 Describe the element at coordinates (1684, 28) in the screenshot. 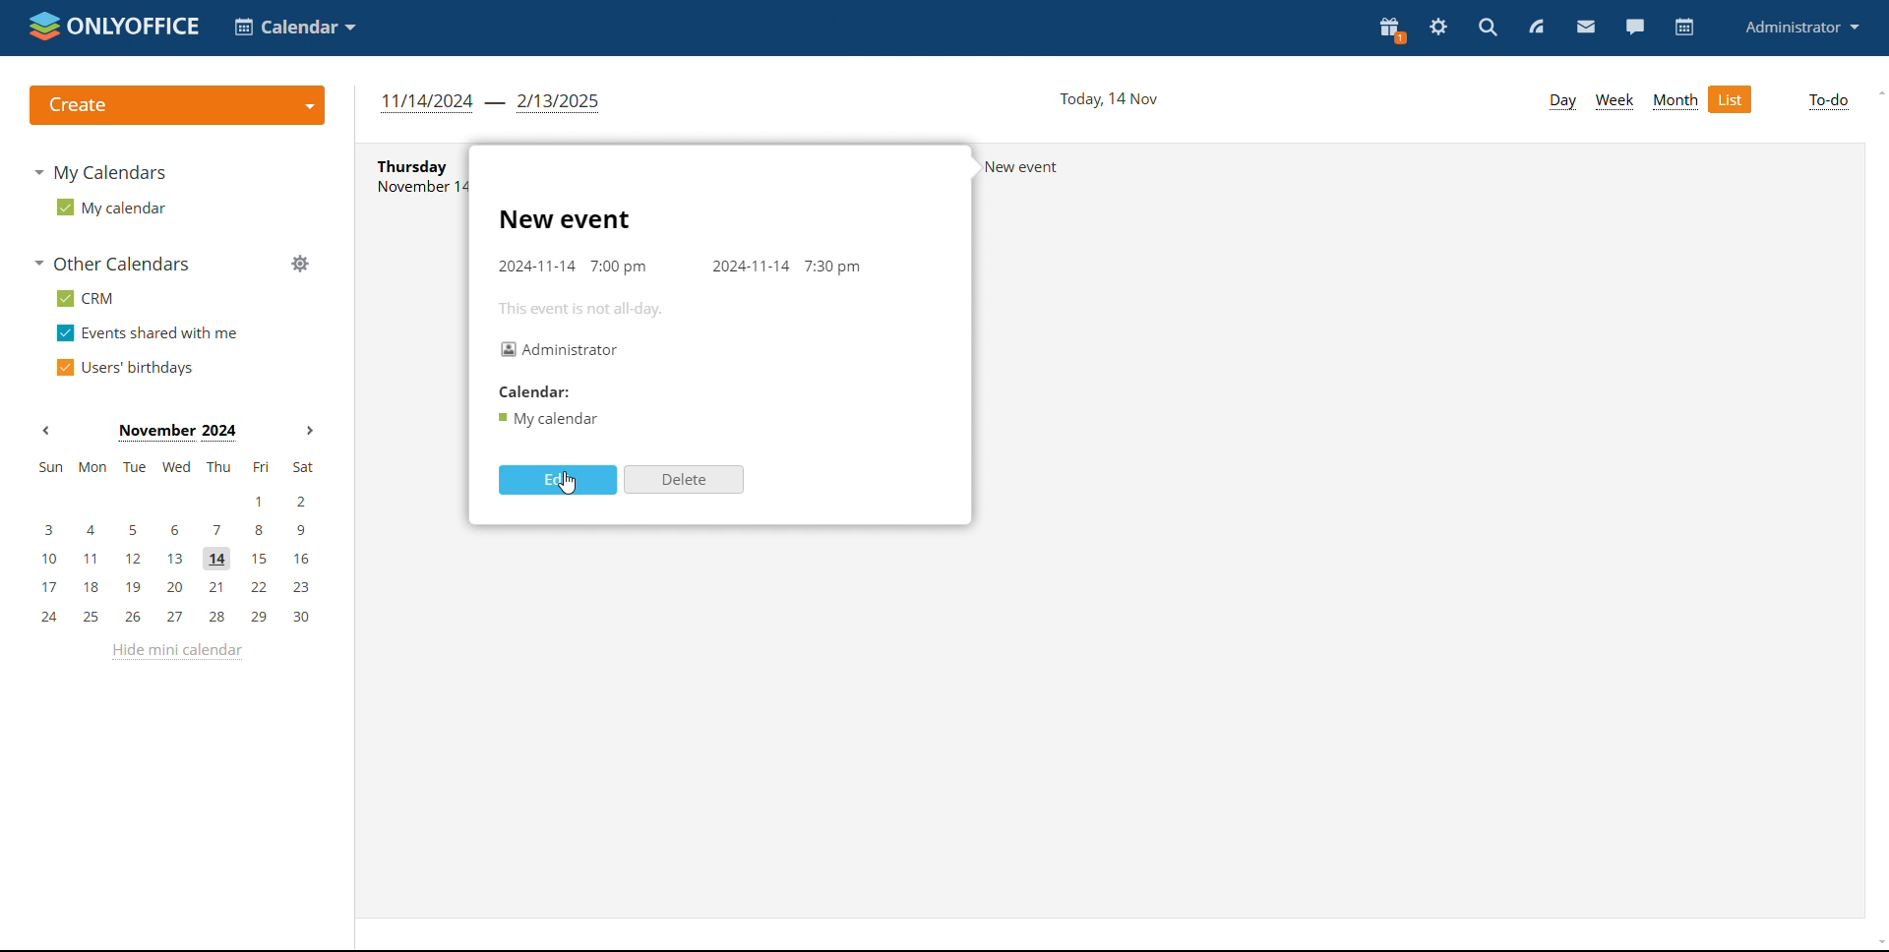

I see `calendar` at that location.